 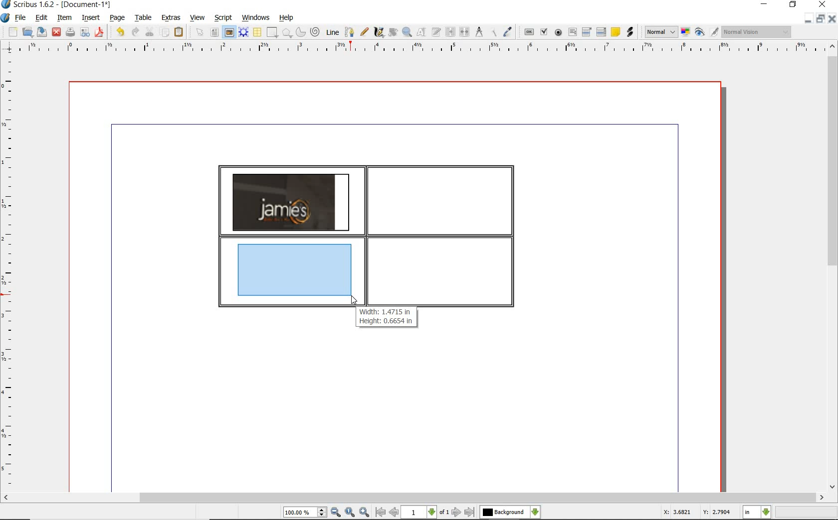 What do you see at coordinates (425, 512) in the screenshot?
I see `select current page level` at bounding box center [425, 512].